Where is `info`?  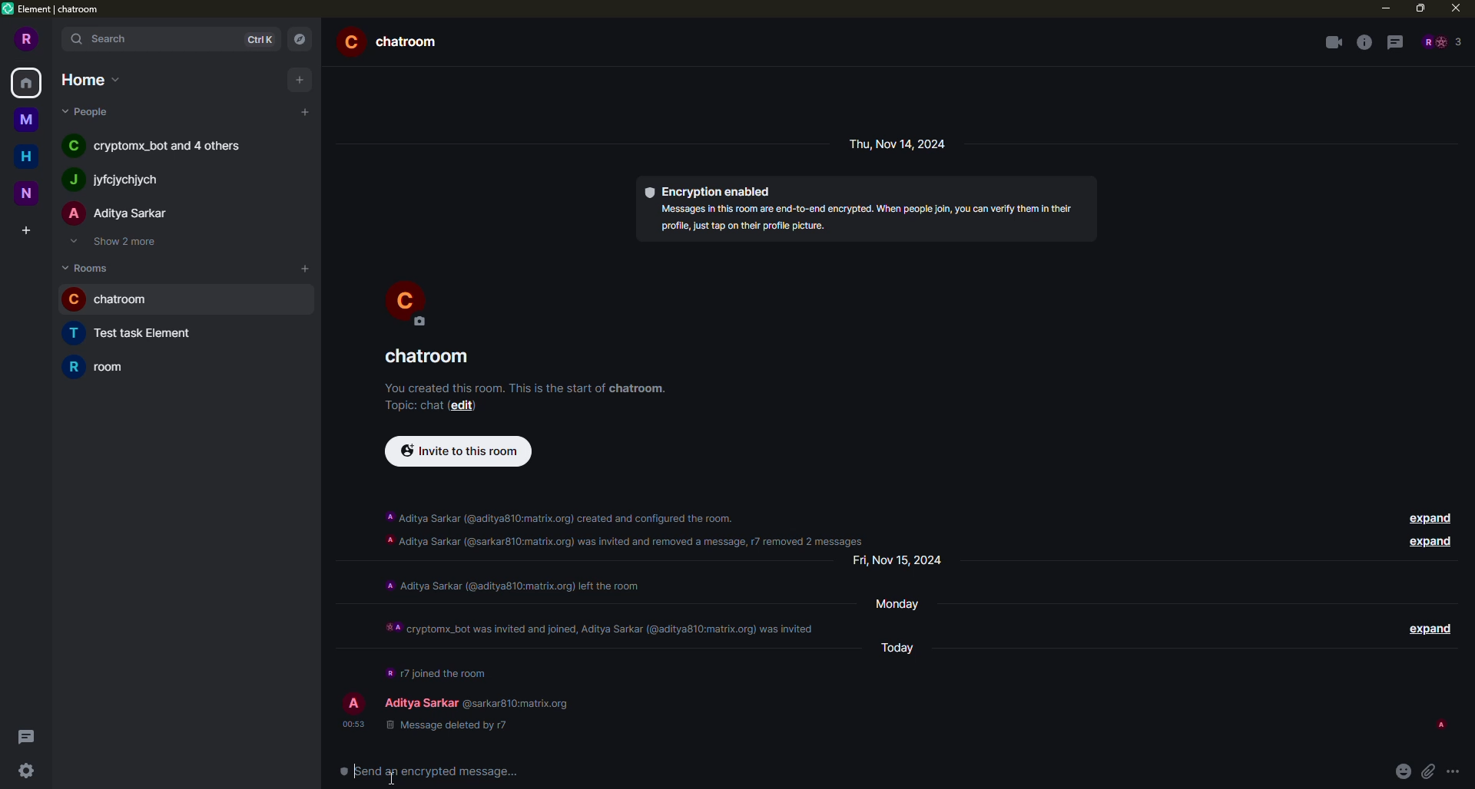
info is located at coordinates (1364, 42).